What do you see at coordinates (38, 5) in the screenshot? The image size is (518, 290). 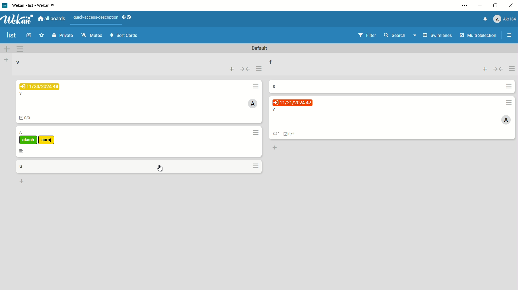 I see `app name` at bounding box center [38, 5].